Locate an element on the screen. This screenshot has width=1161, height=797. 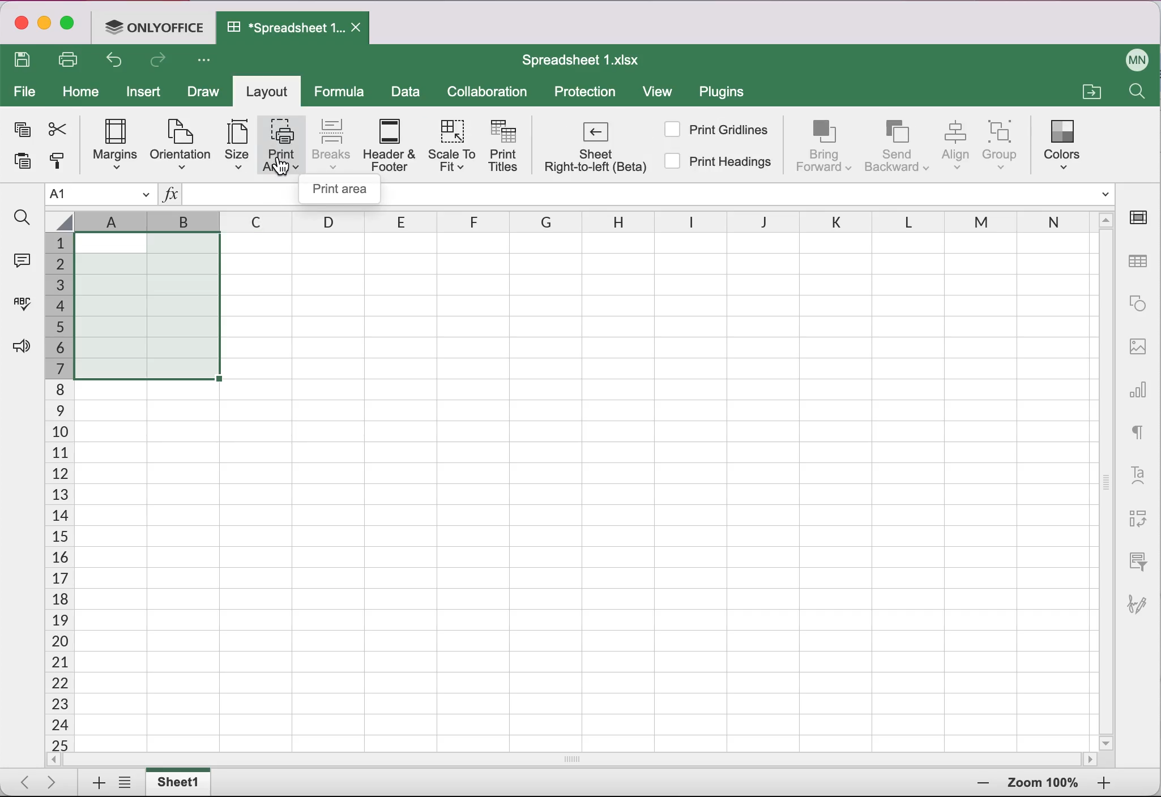
paste is located at coordinates (18, 165).